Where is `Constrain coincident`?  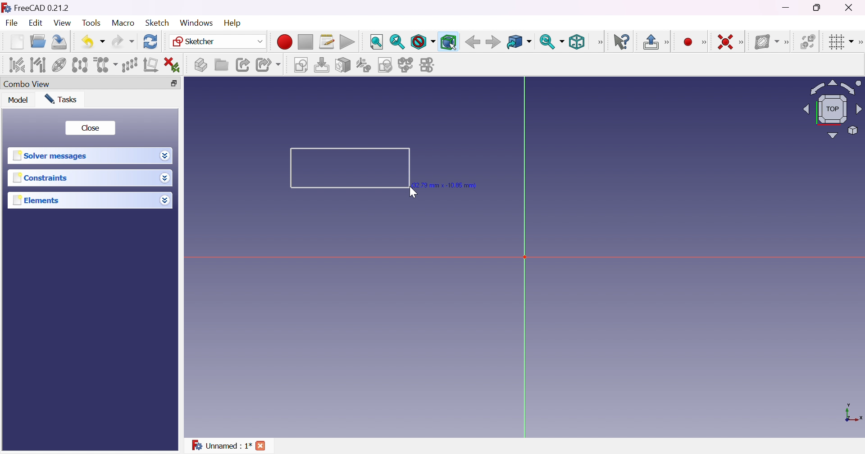 Constrain coincident is located at coordinates (727, 42).